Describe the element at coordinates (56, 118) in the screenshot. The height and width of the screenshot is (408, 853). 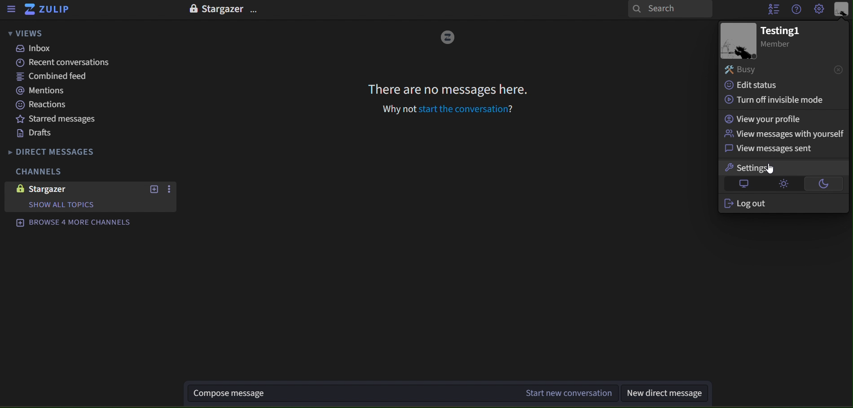
I see `starred messages` at that location.